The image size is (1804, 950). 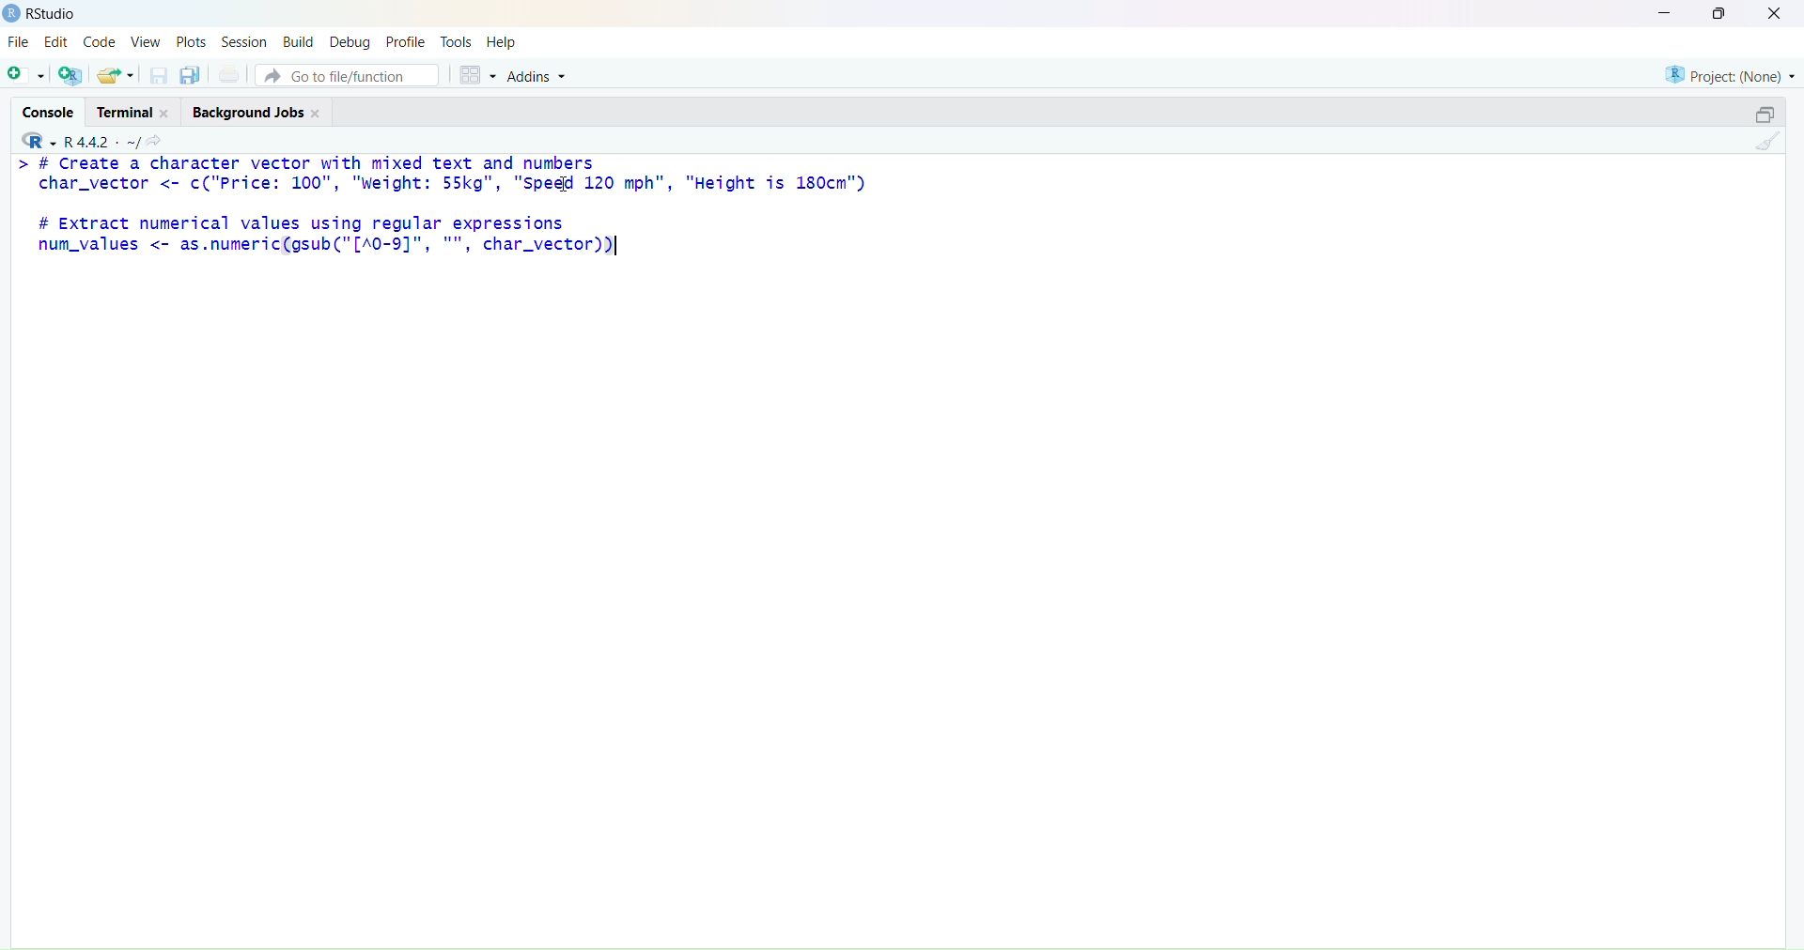 What do you see at coordinates (1718, 13) in the screenshot?
I see `maiximise` at bounding box center [1718, 13].